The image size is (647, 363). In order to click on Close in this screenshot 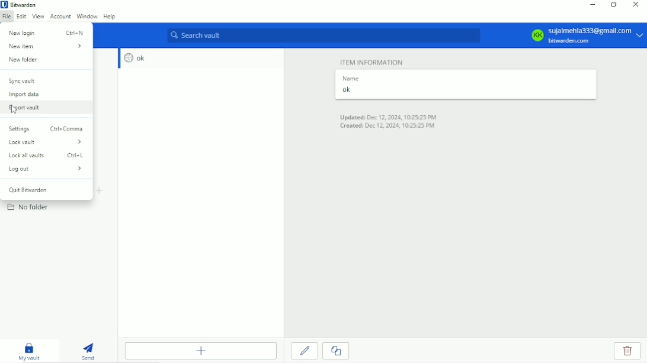, I will do `click(635, 5)`.